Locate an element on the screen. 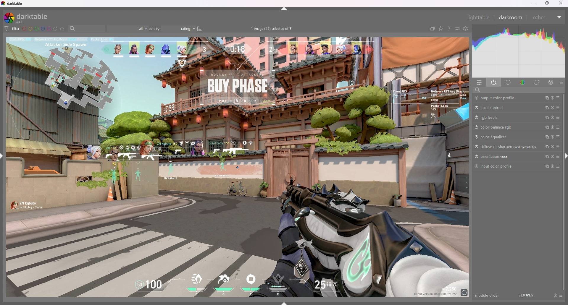  reverse sort order is located at coordinates (199, 29).